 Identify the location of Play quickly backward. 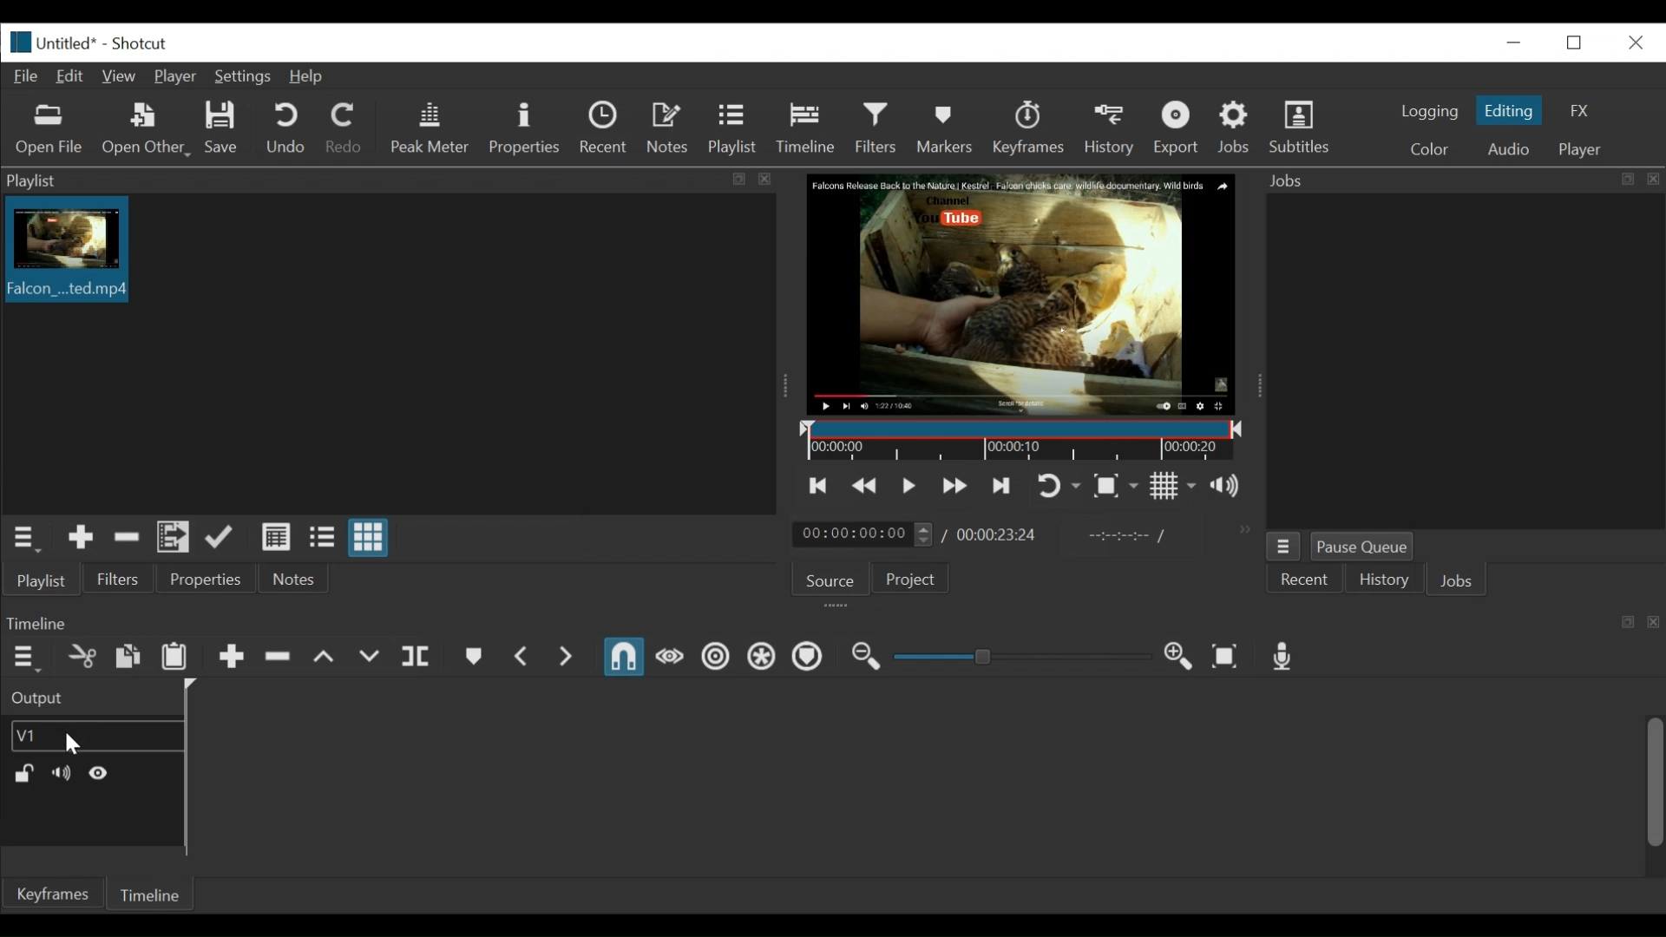
(866, 486).